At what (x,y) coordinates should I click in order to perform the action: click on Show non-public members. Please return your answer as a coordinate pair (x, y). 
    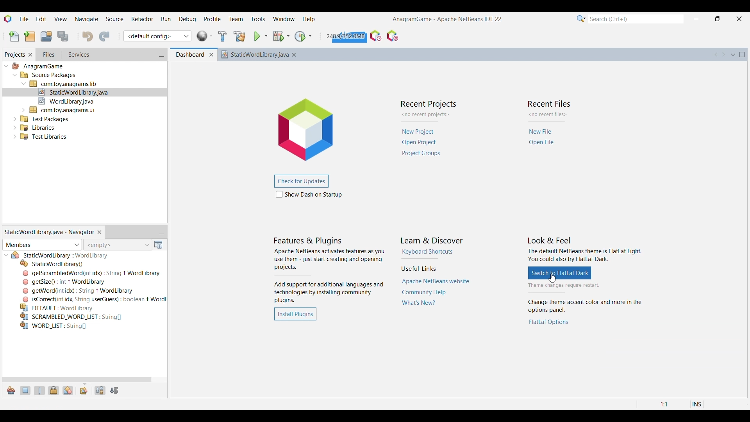
    Looking at the image, I should click on (54, 391).